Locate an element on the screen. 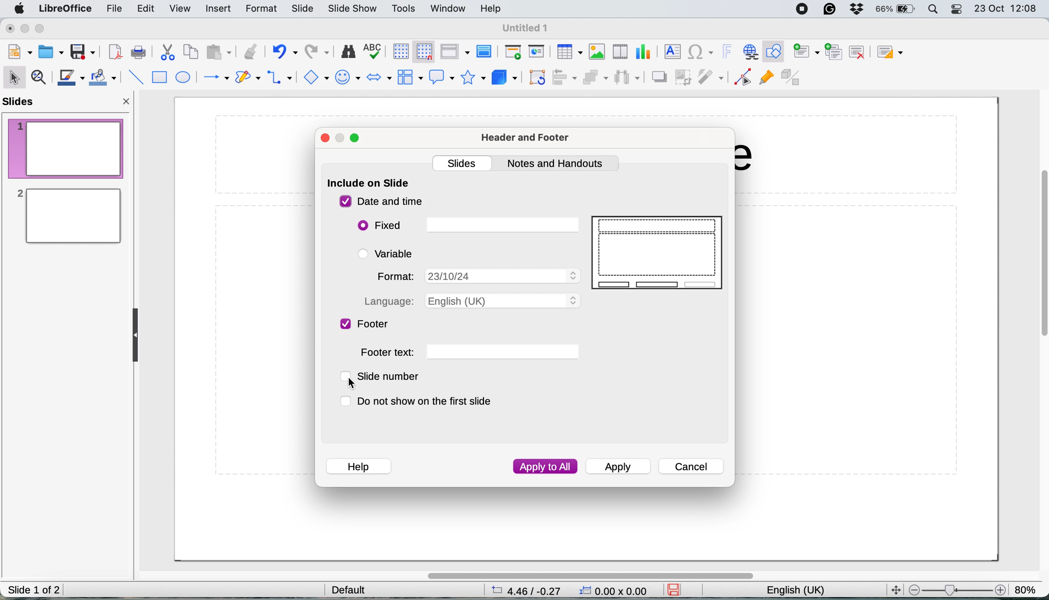  slide 1 of 2 is located at coordinates (34, 591).